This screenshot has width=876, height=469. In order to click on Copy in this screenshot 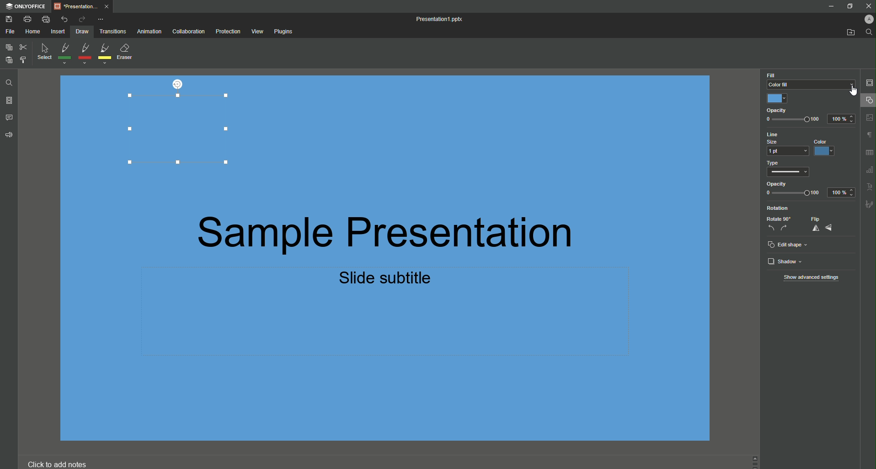, I will do `click(8, 48)`.